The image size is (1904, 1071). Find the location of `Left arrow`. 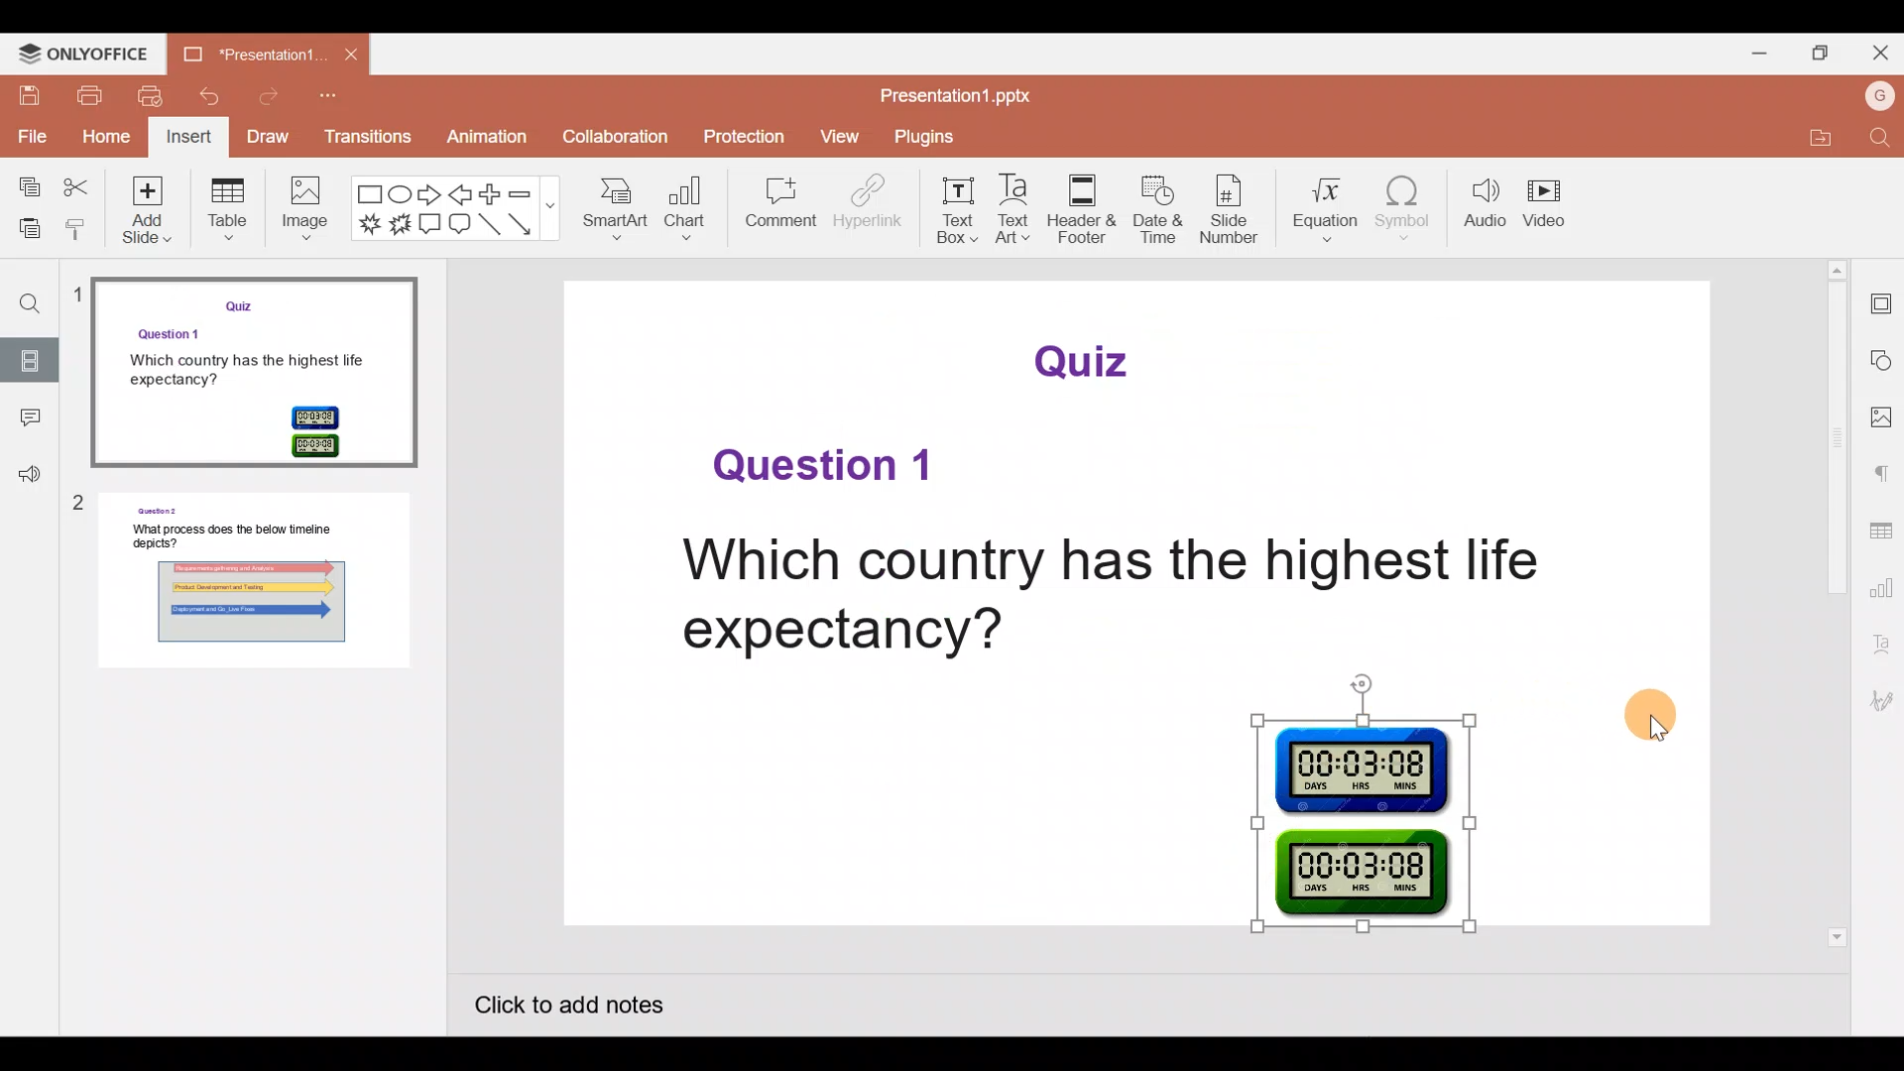

Left arrow is located at coordinates (465, 195).